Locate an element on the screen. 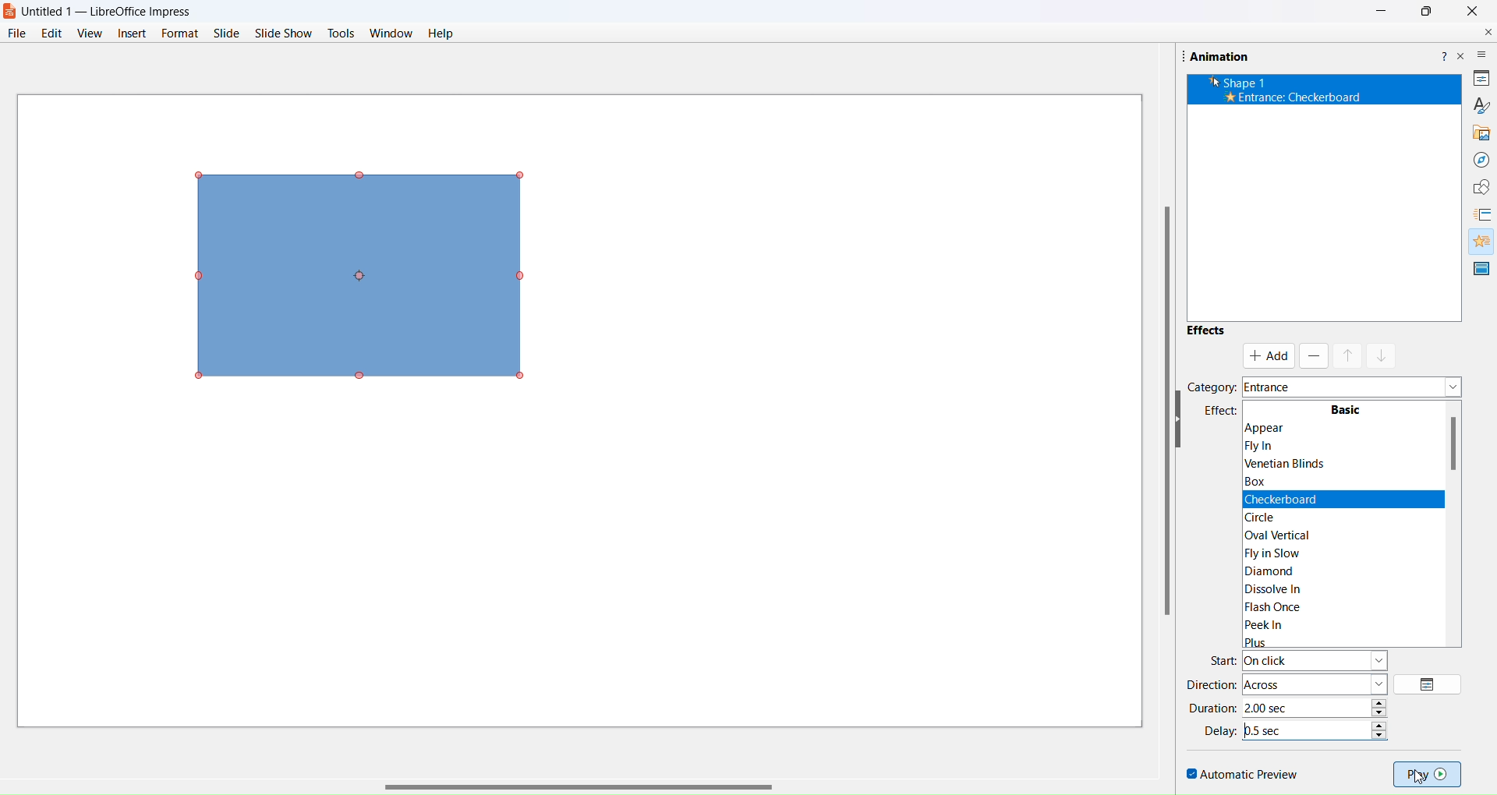 This screenshot has width=1497, height=795. direction is located at coordinates (1209, 685).